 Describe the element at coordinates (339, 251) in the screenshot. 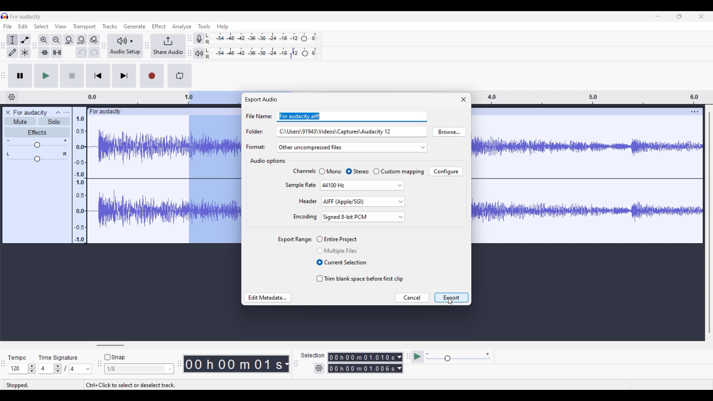

I see `Multiple Files` at that location.